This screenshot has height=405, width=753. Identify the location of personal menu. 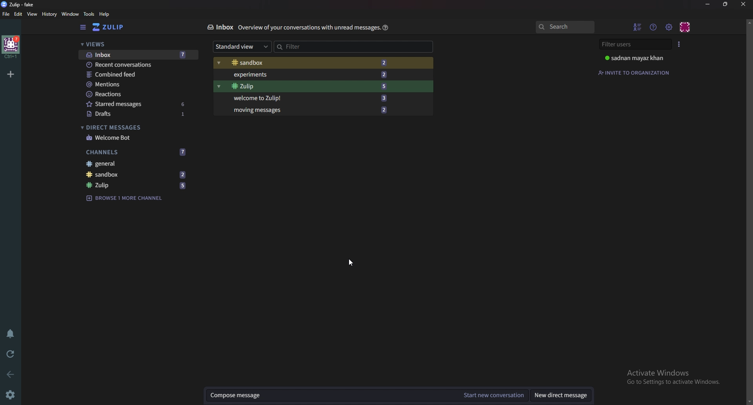
(686, 27).